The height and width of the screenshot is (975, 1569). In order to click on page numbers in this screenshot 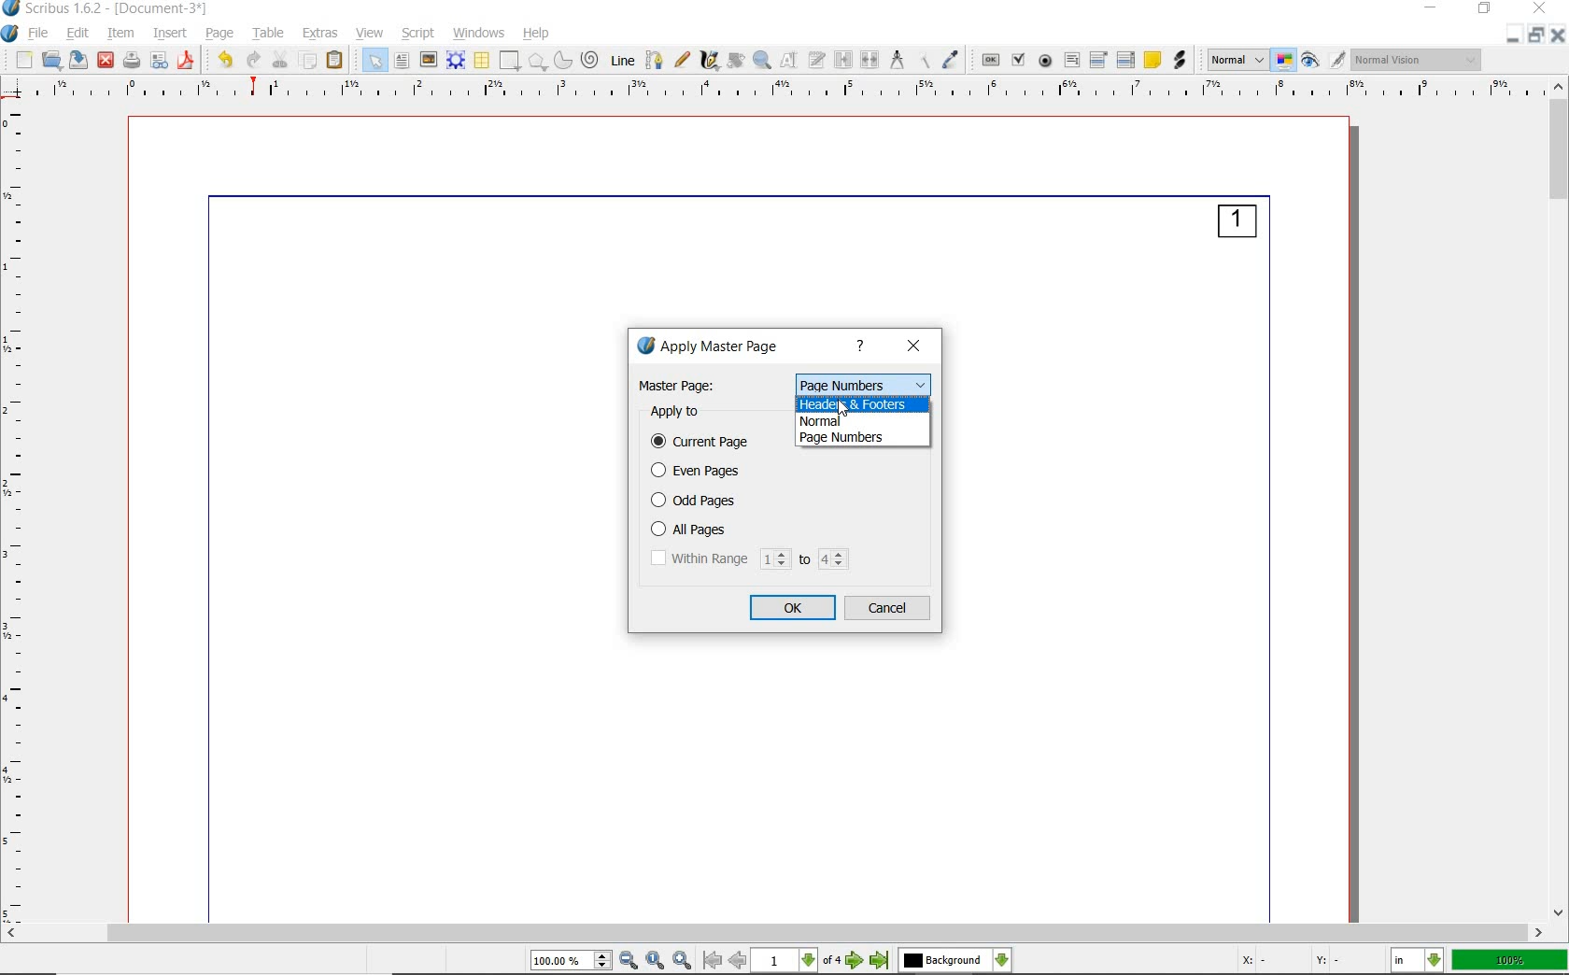, I will do `click(864, 438)`.